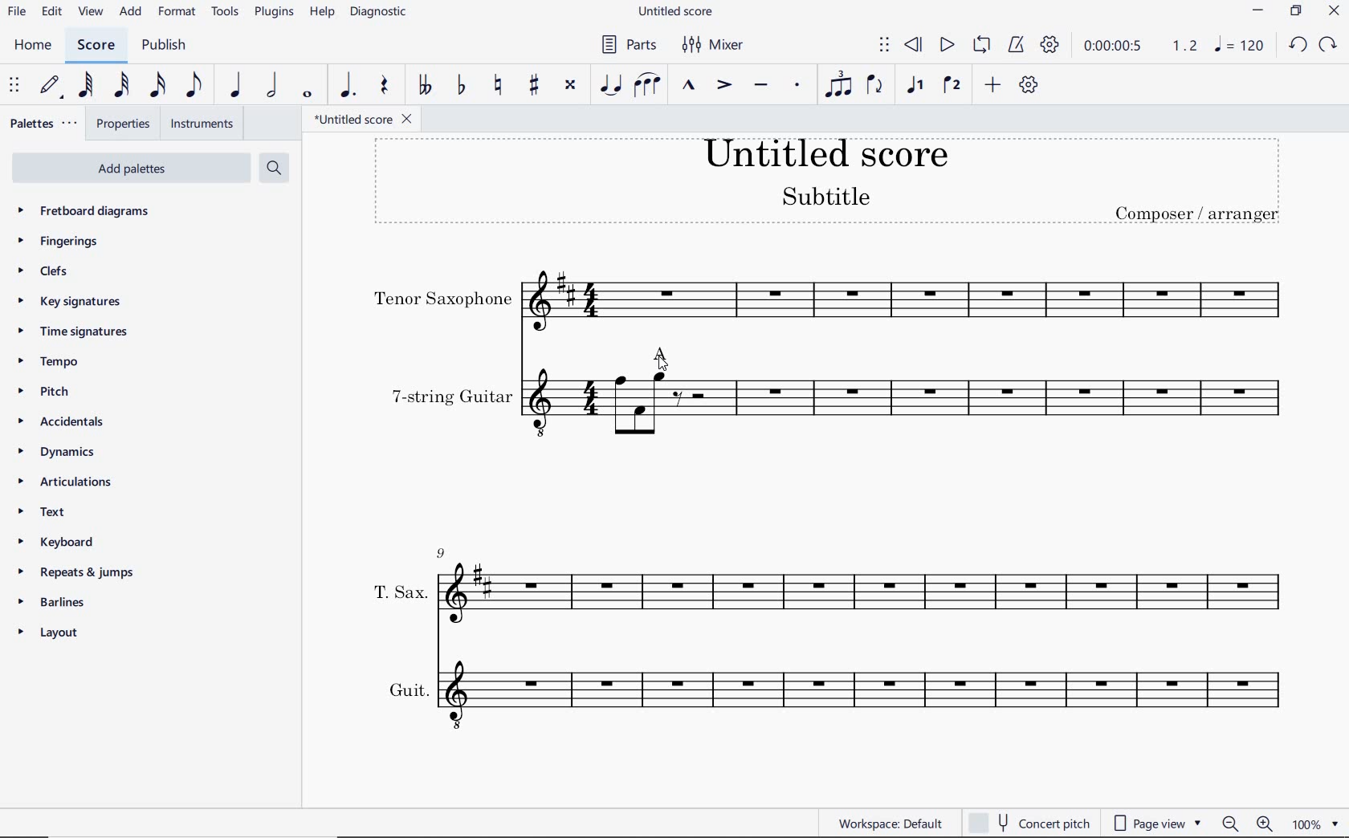 The width and height of the screenshot is (1349, 838). I want to click on PUBLISH, so click(167, 43).